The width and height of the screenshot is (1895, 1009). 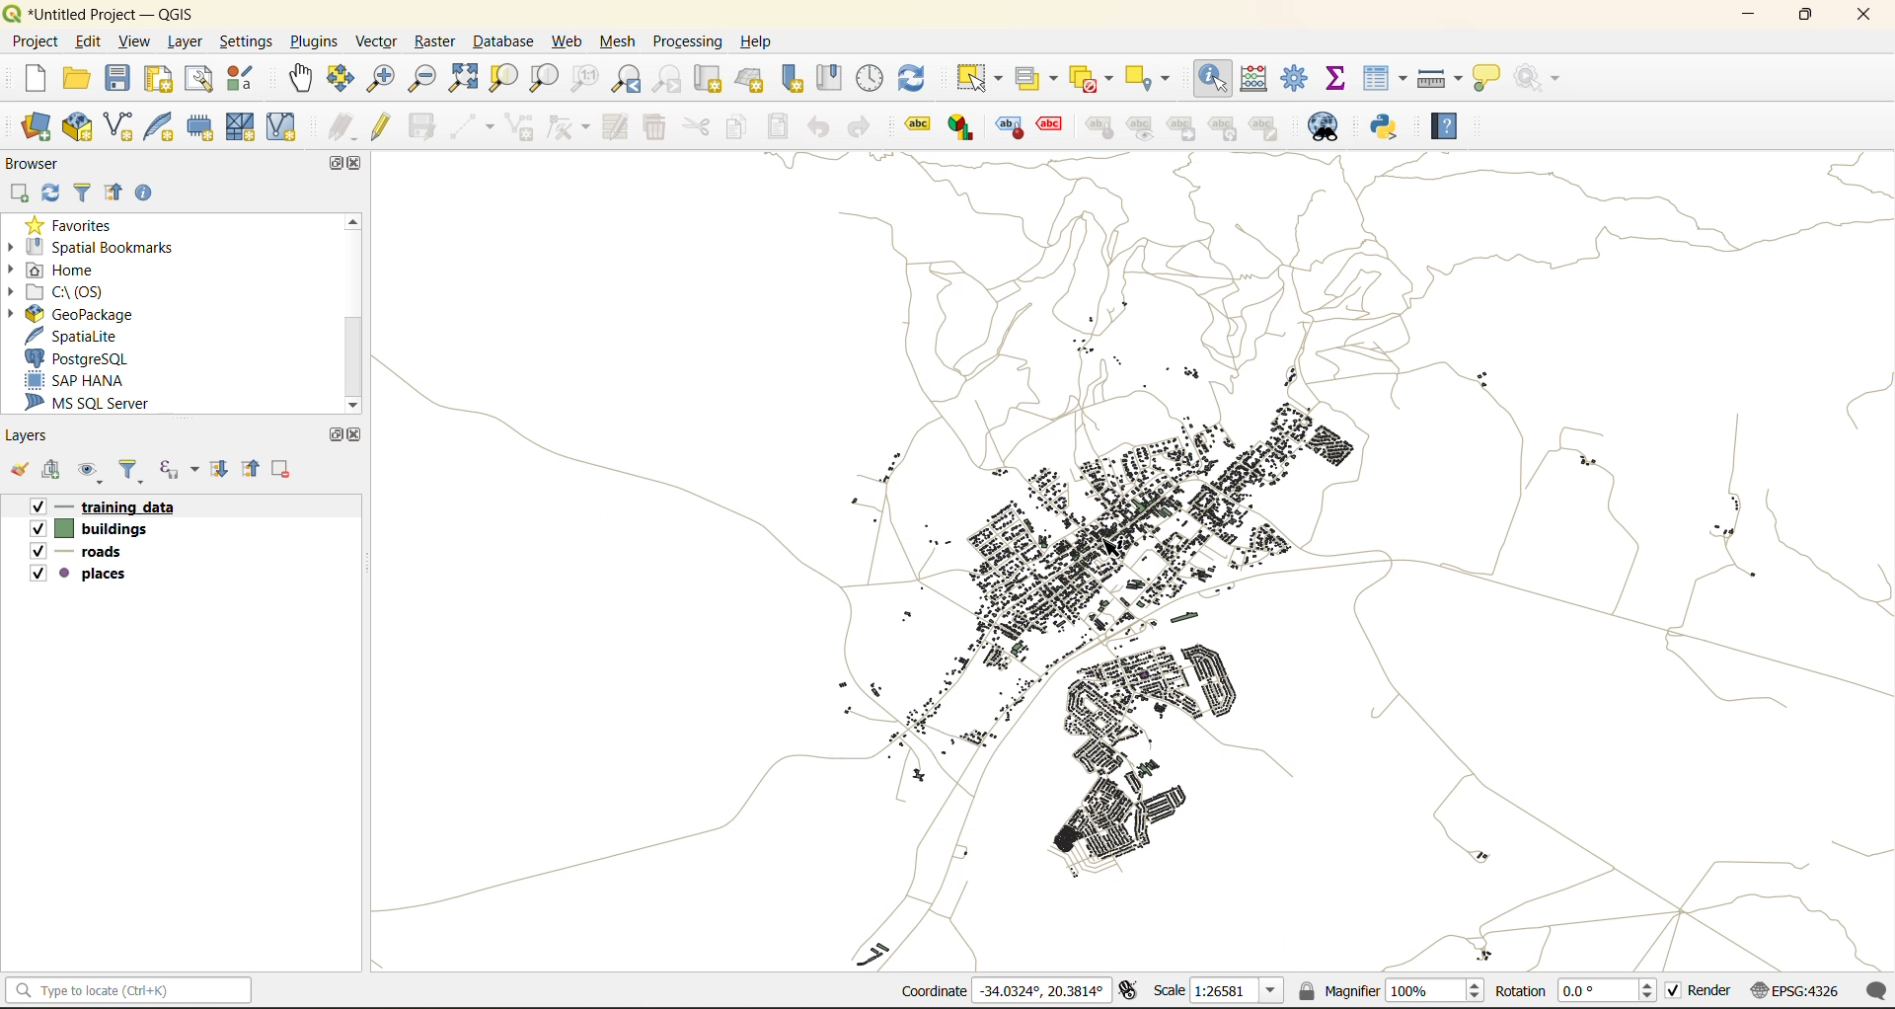 I want to click on linked label, so click(x=1186, y=127).